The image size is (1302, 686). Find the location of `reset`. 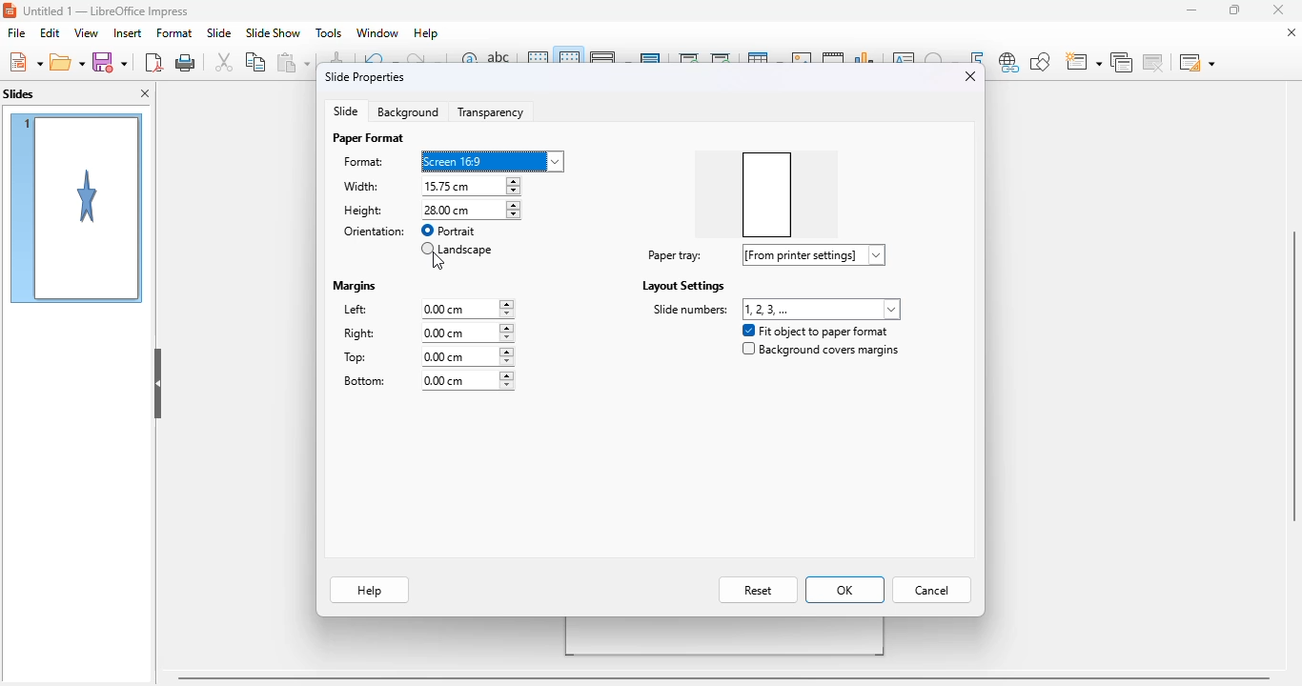

reset is located at coordinates (758, 590).